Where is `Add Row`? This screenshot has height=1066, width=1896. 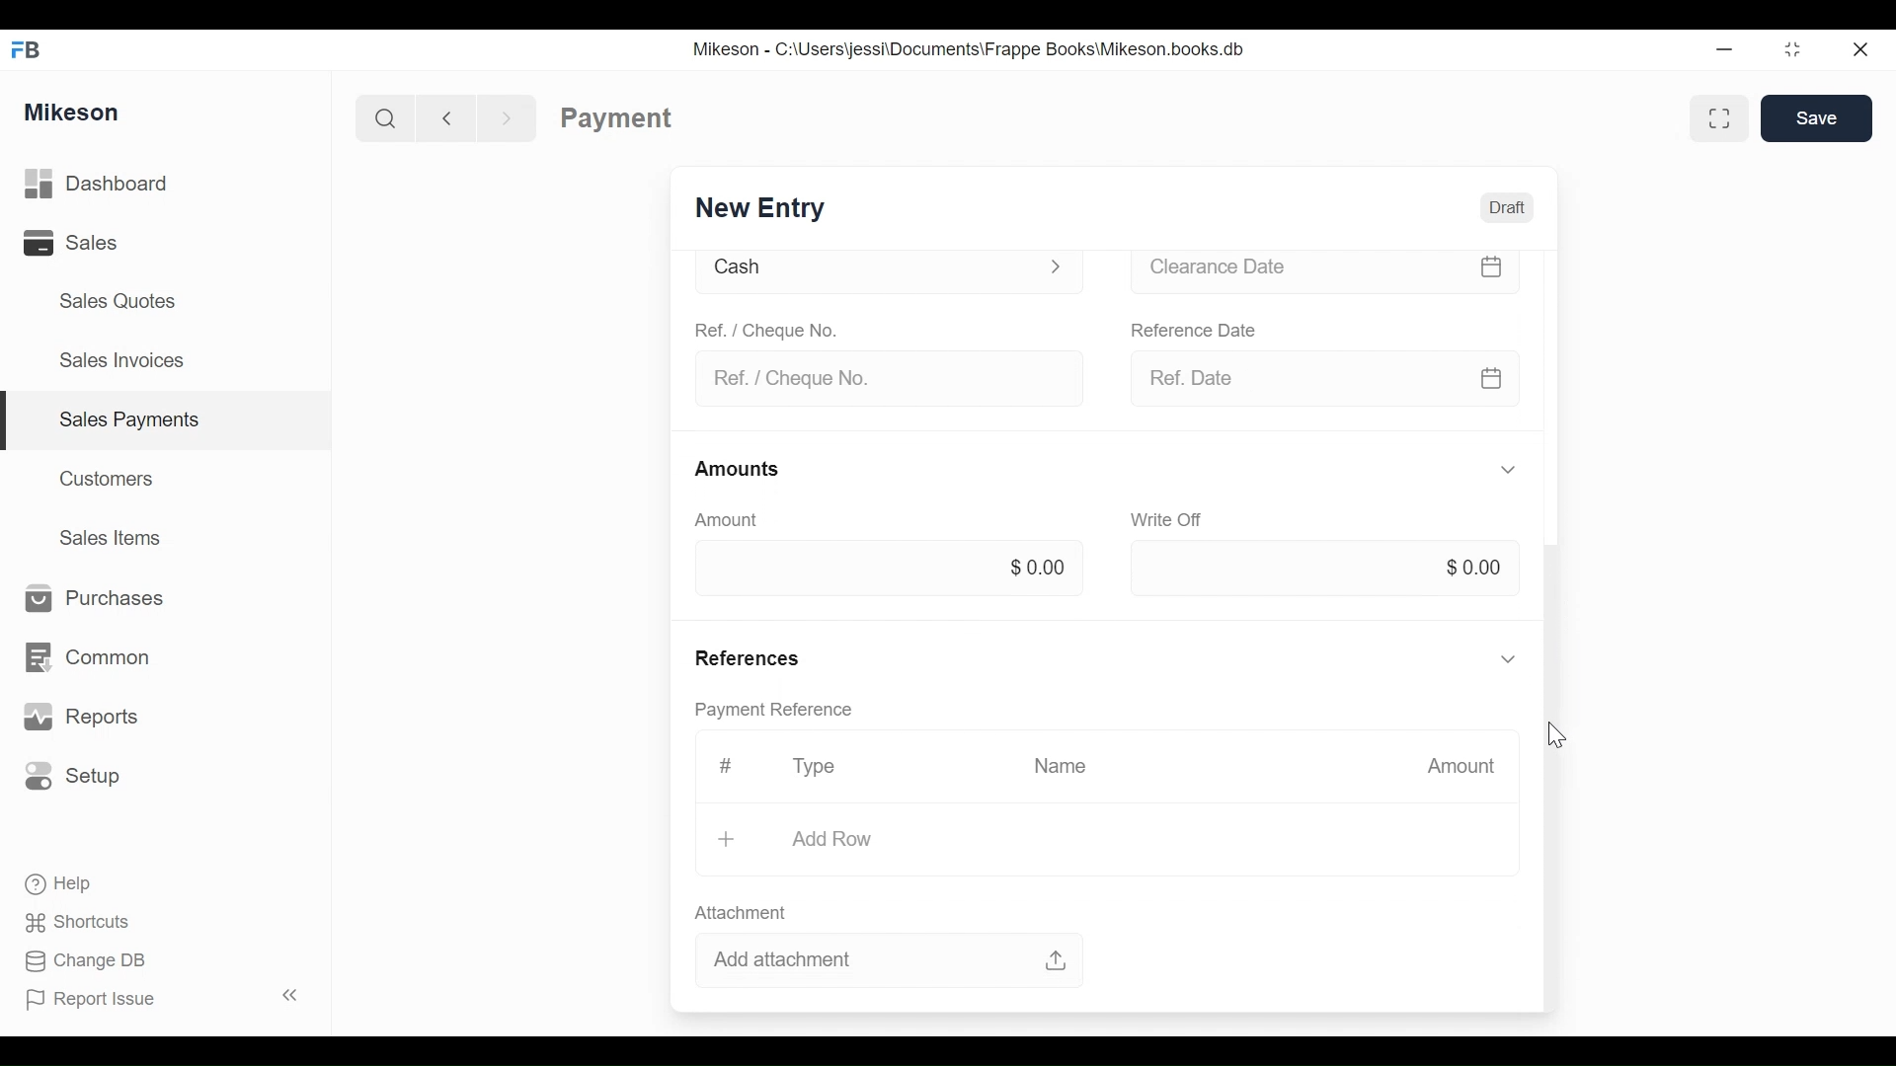
Add Row is located at coordinates (829, 839).